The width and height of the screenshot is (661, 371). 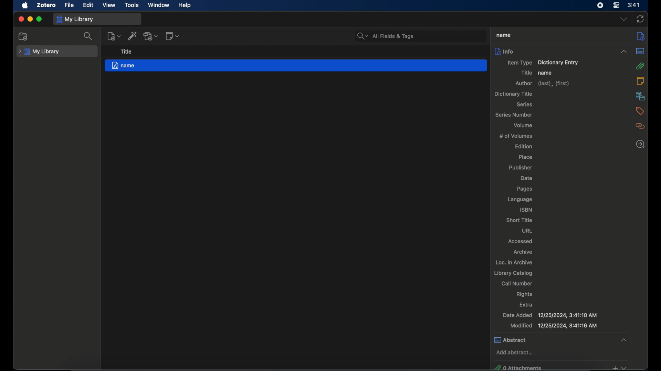 I want to click on control center, so click(x=616, y=5).